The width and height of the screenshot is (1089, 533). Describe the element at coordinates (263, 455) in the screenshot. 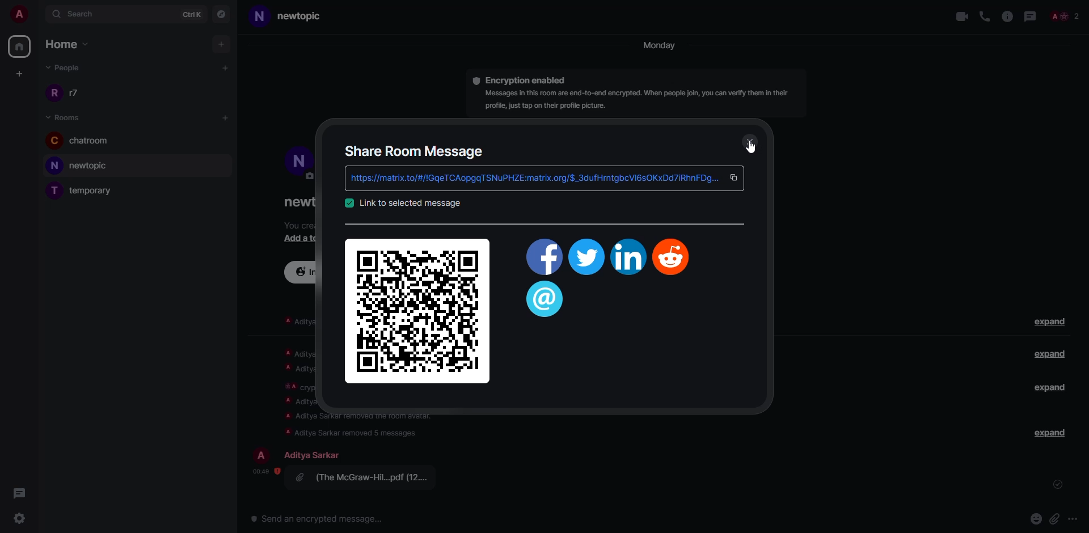

I see `profile` at that location.